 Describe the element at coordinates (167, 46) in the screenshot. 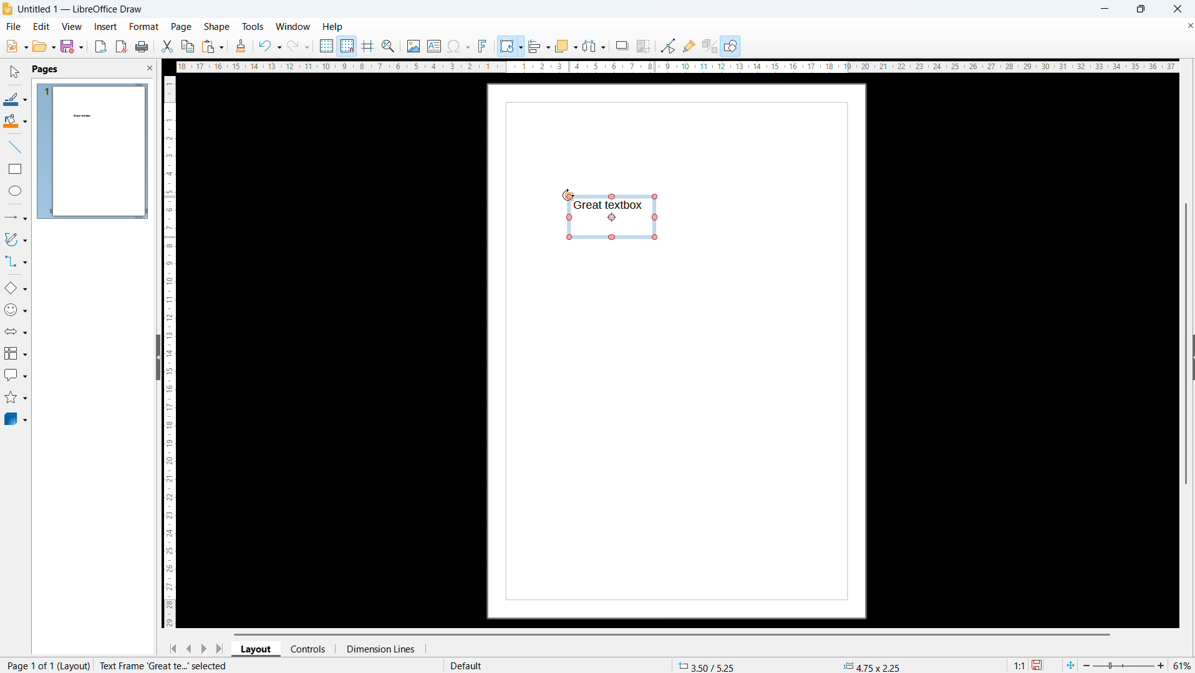

I see `cut` at that location.